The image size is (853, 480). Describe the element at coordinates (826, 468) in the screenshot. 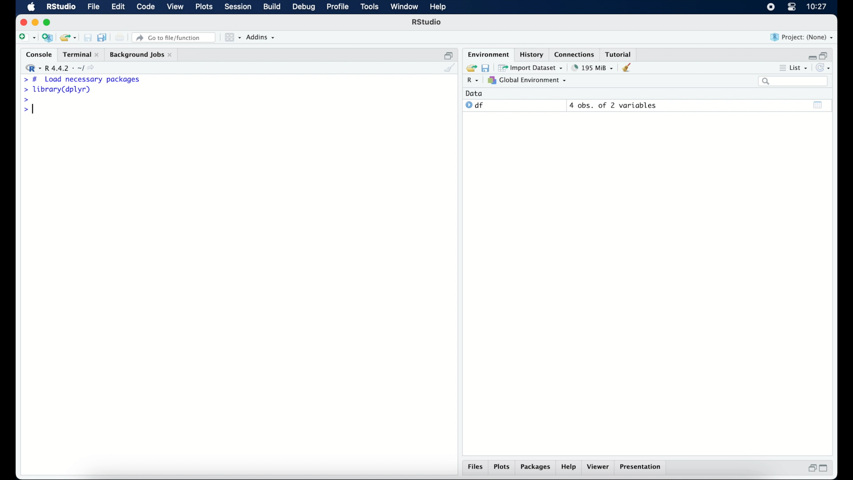

I see `maximize` at that location.